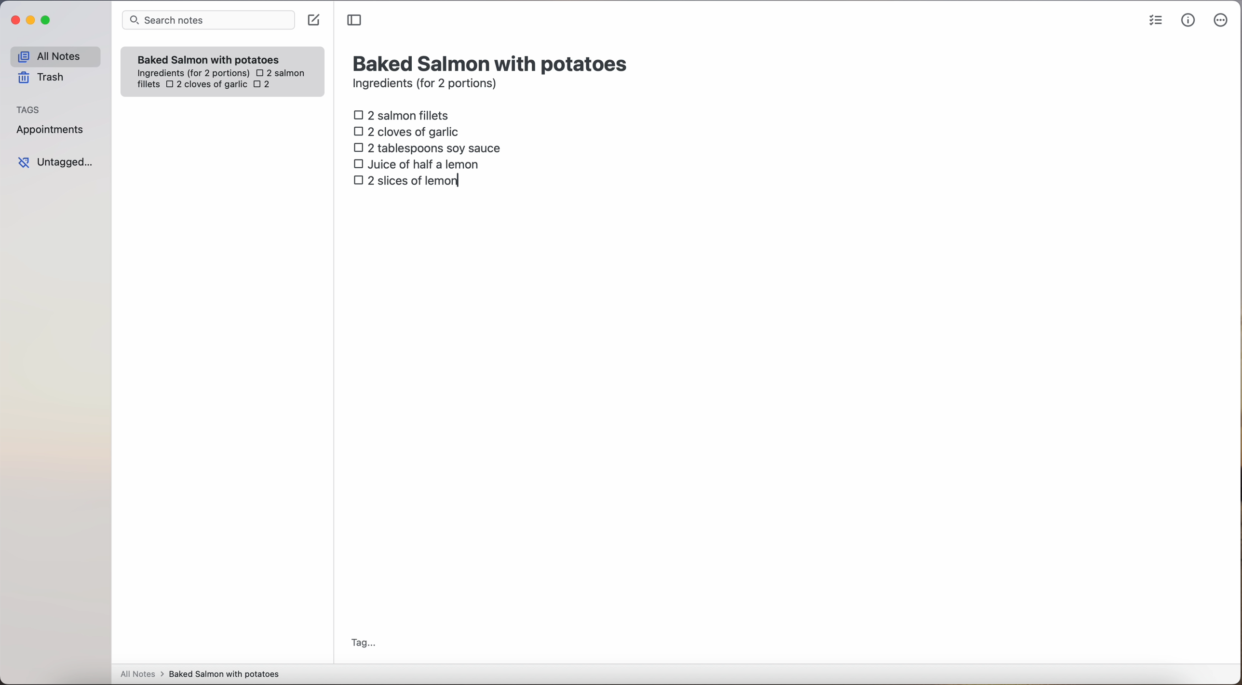  Describe the element at coordinates (363, 644) in the screenshot. I see `tag` at that location.